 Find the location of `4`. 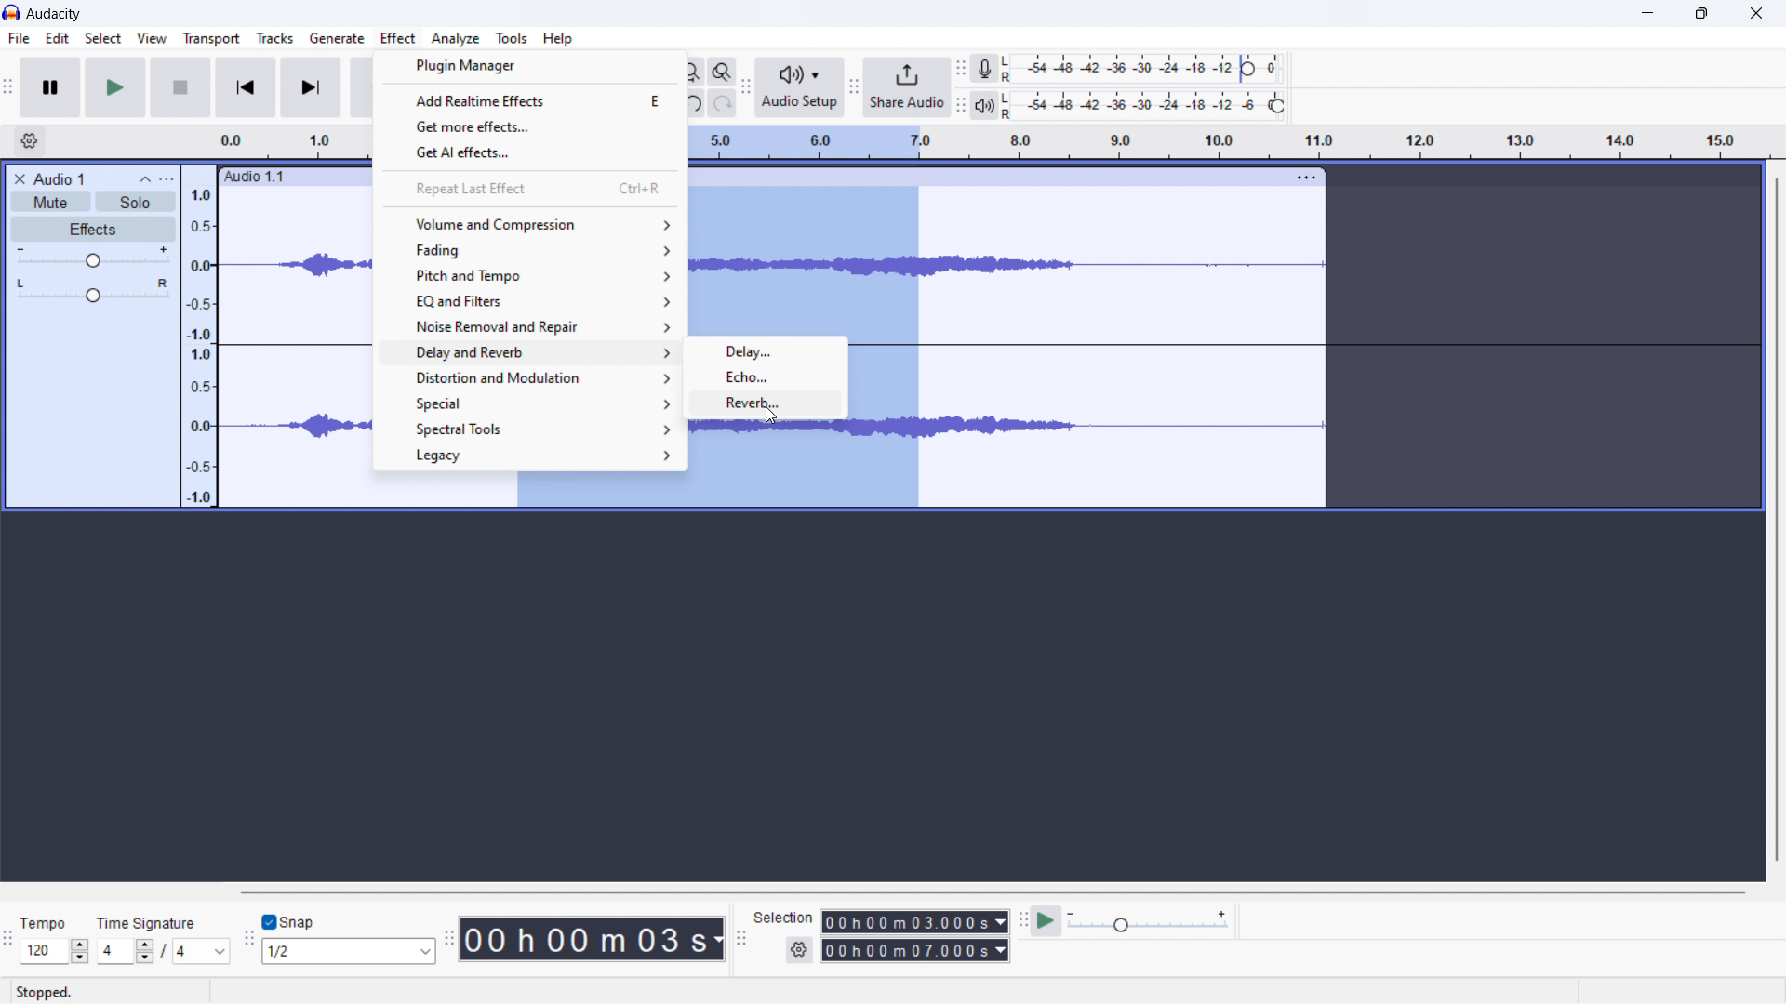

4 is located at coordinates (123, 952).